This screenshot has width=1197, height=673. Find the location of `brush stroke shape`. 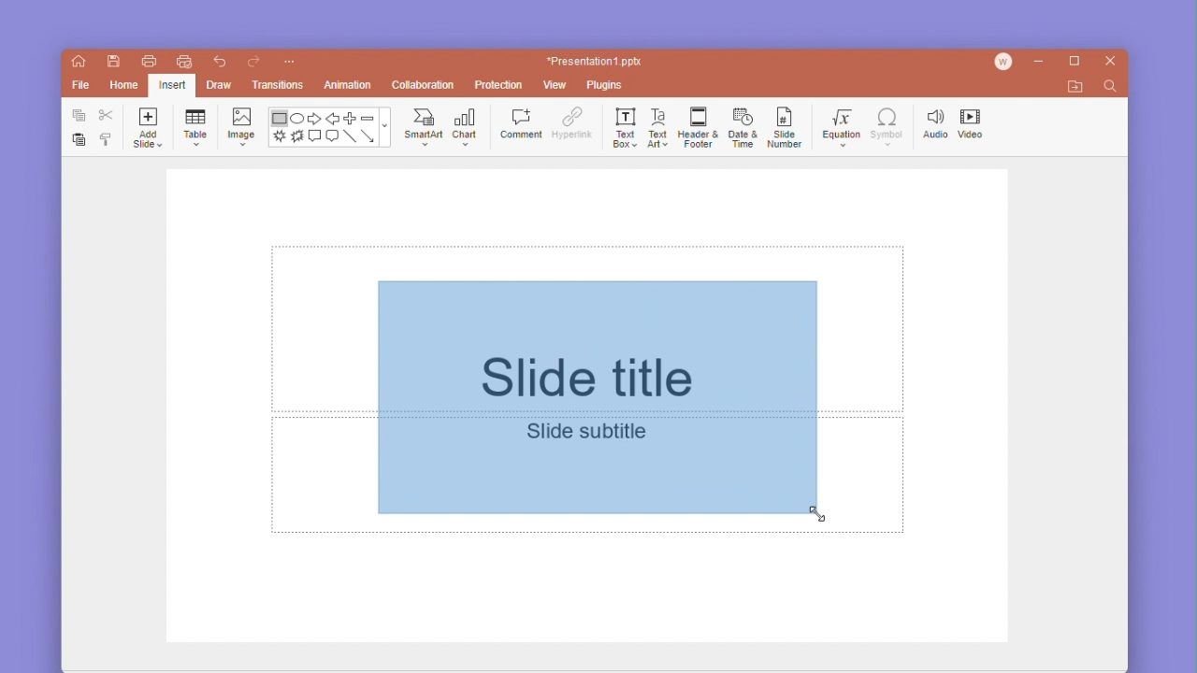

brush stroke shape is located at coordinates (280, 137).